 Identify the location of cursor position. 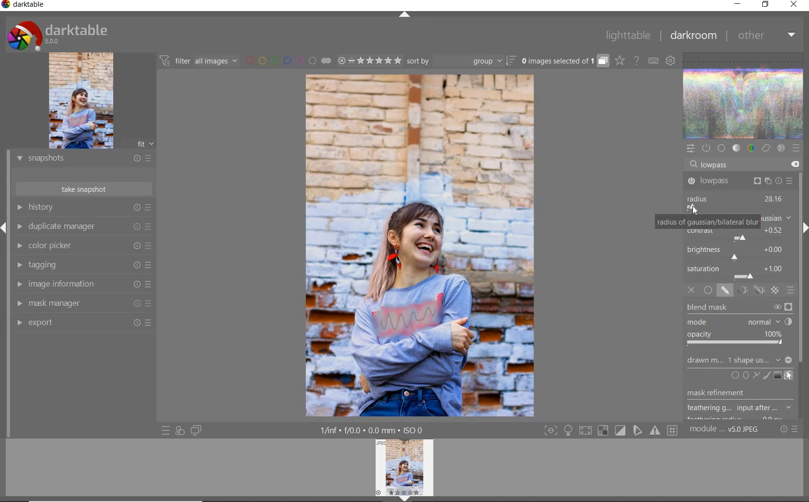
(695, 211).